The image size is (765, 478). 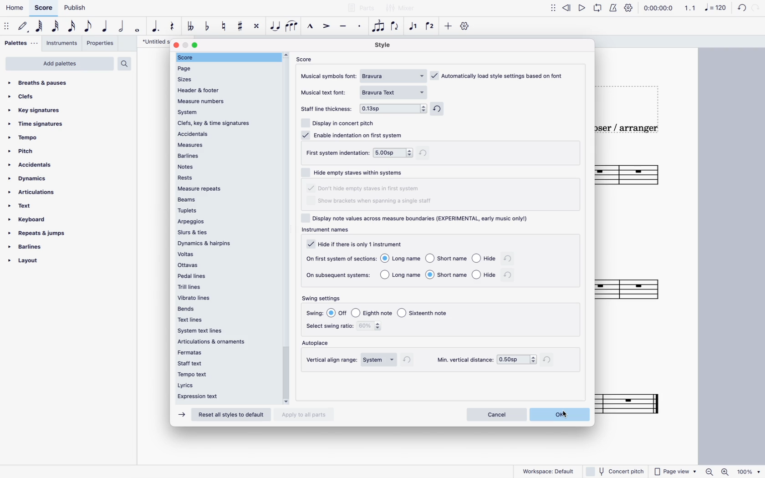 I want to click on tuplets, so click(x=228, y=210).